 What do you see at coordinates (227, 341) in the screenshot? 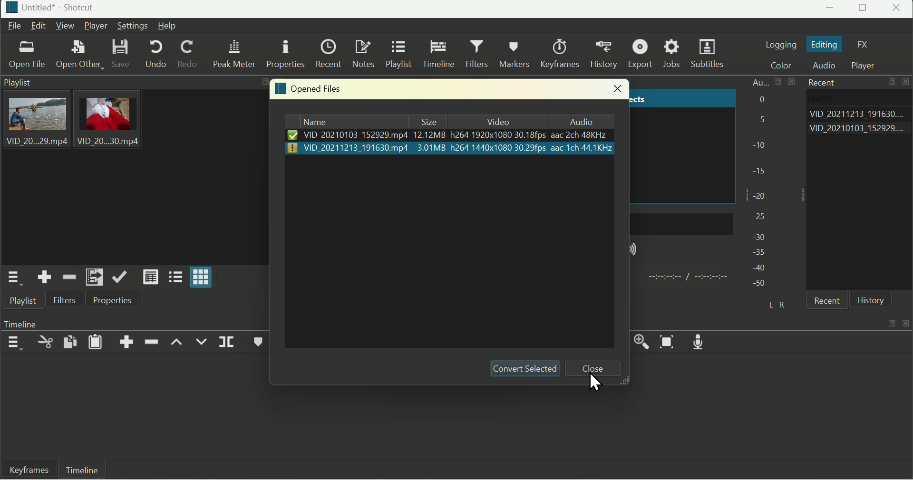
I see `Split at Playahead` at bounding box center [227, 341].